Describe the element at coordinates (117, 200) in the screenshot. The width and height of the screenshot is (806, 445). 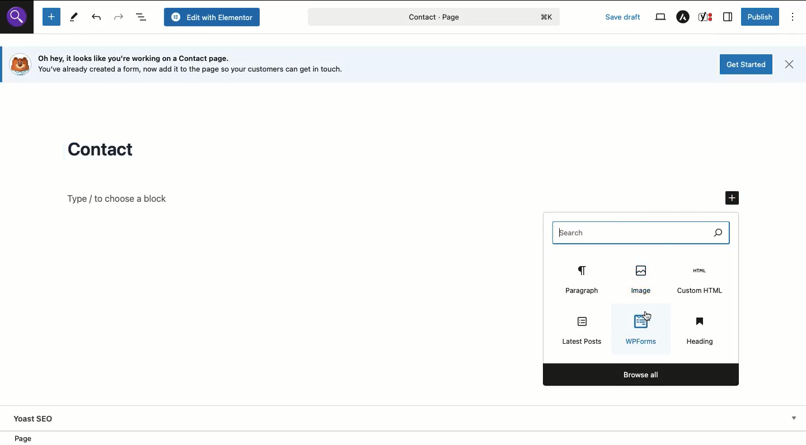
I see `Type / to choose a block` at that location.